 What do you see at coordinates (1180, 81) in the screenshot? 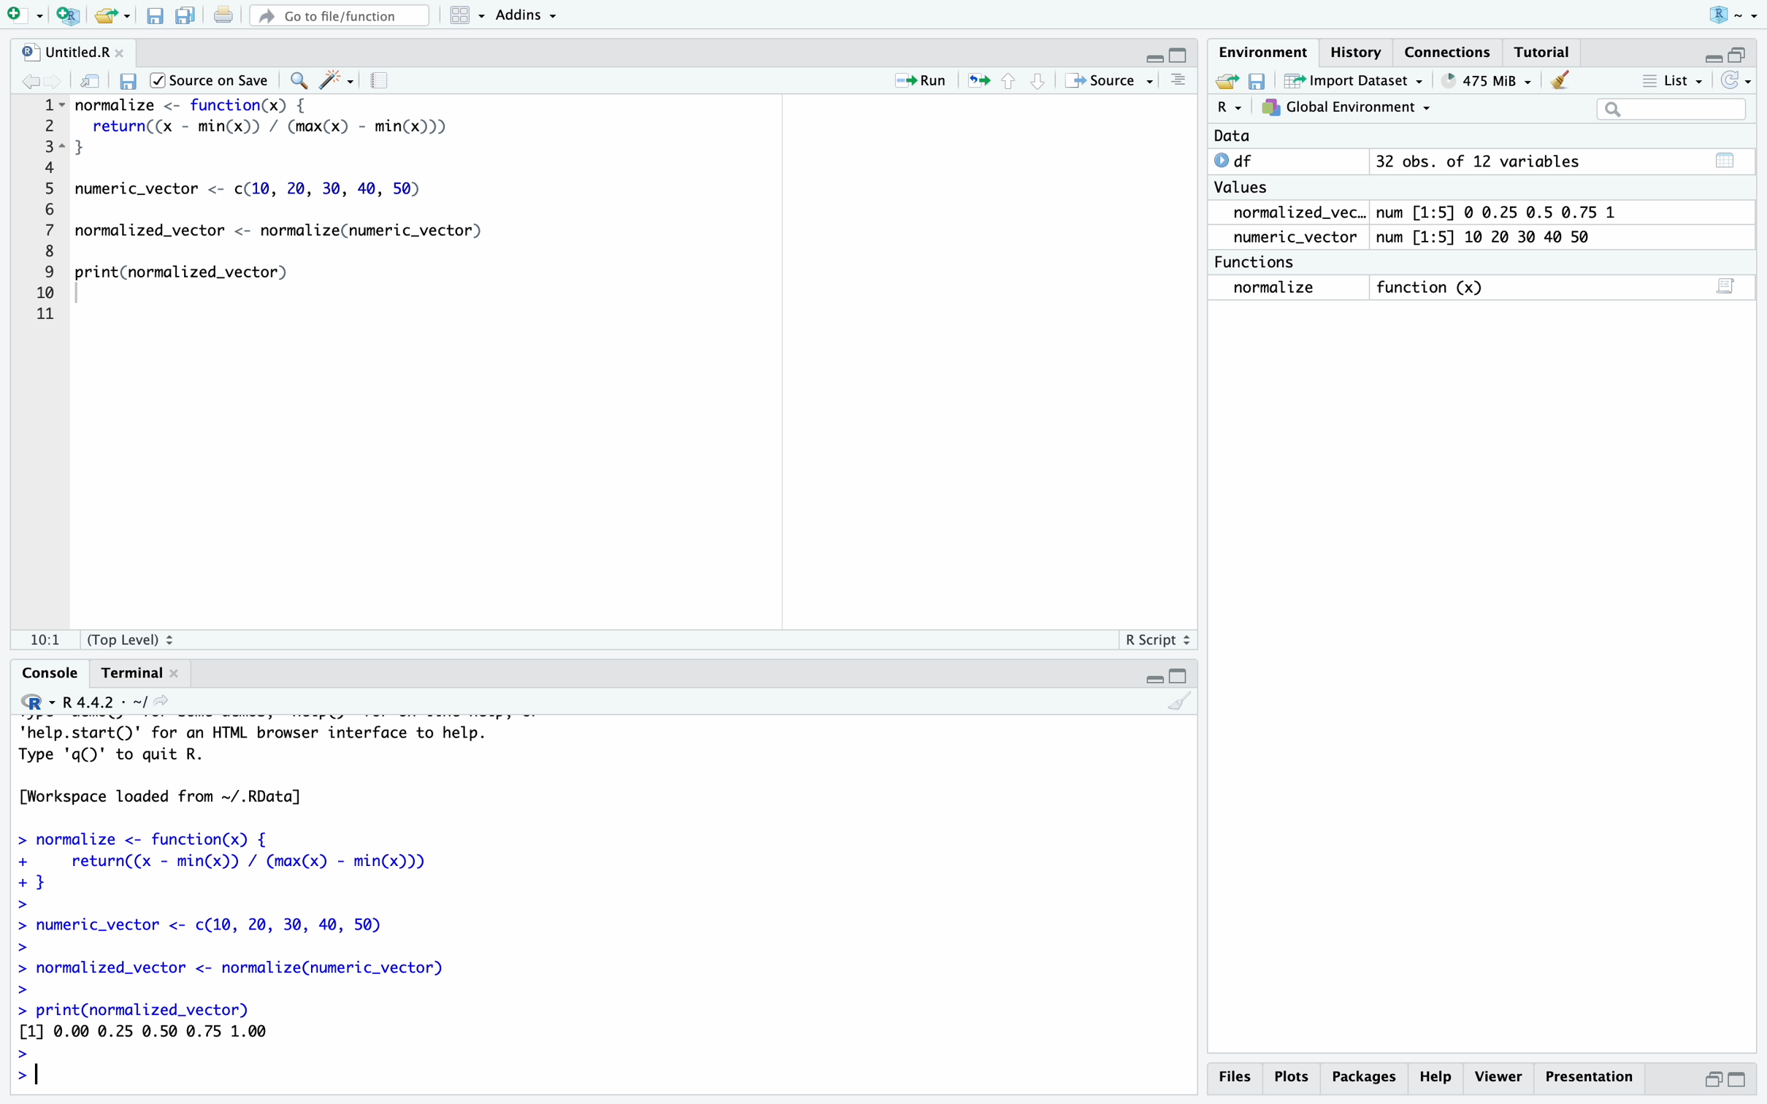
I see `Show document outline (Ctrl + Shift + O)` at bounding box center [1180, 81].